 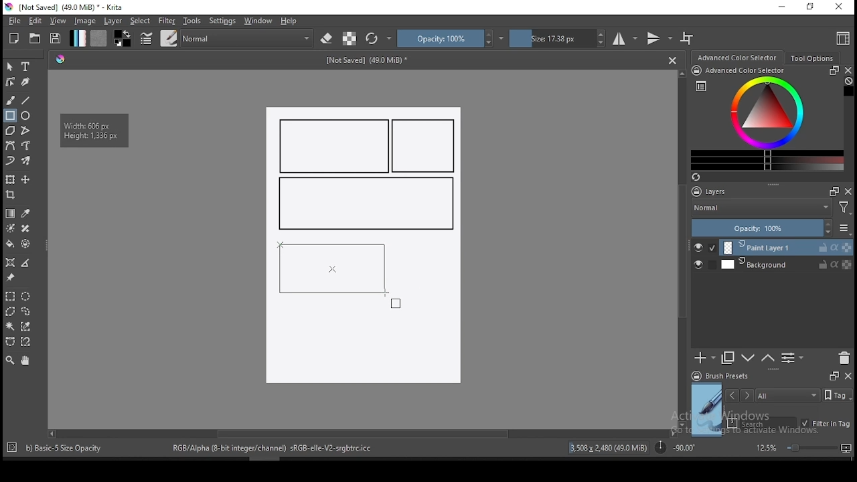 What do you see at coordinates (10, 342) in the screenshot?
I see `bezier curve selection tool` at bounding box center [10, 342].